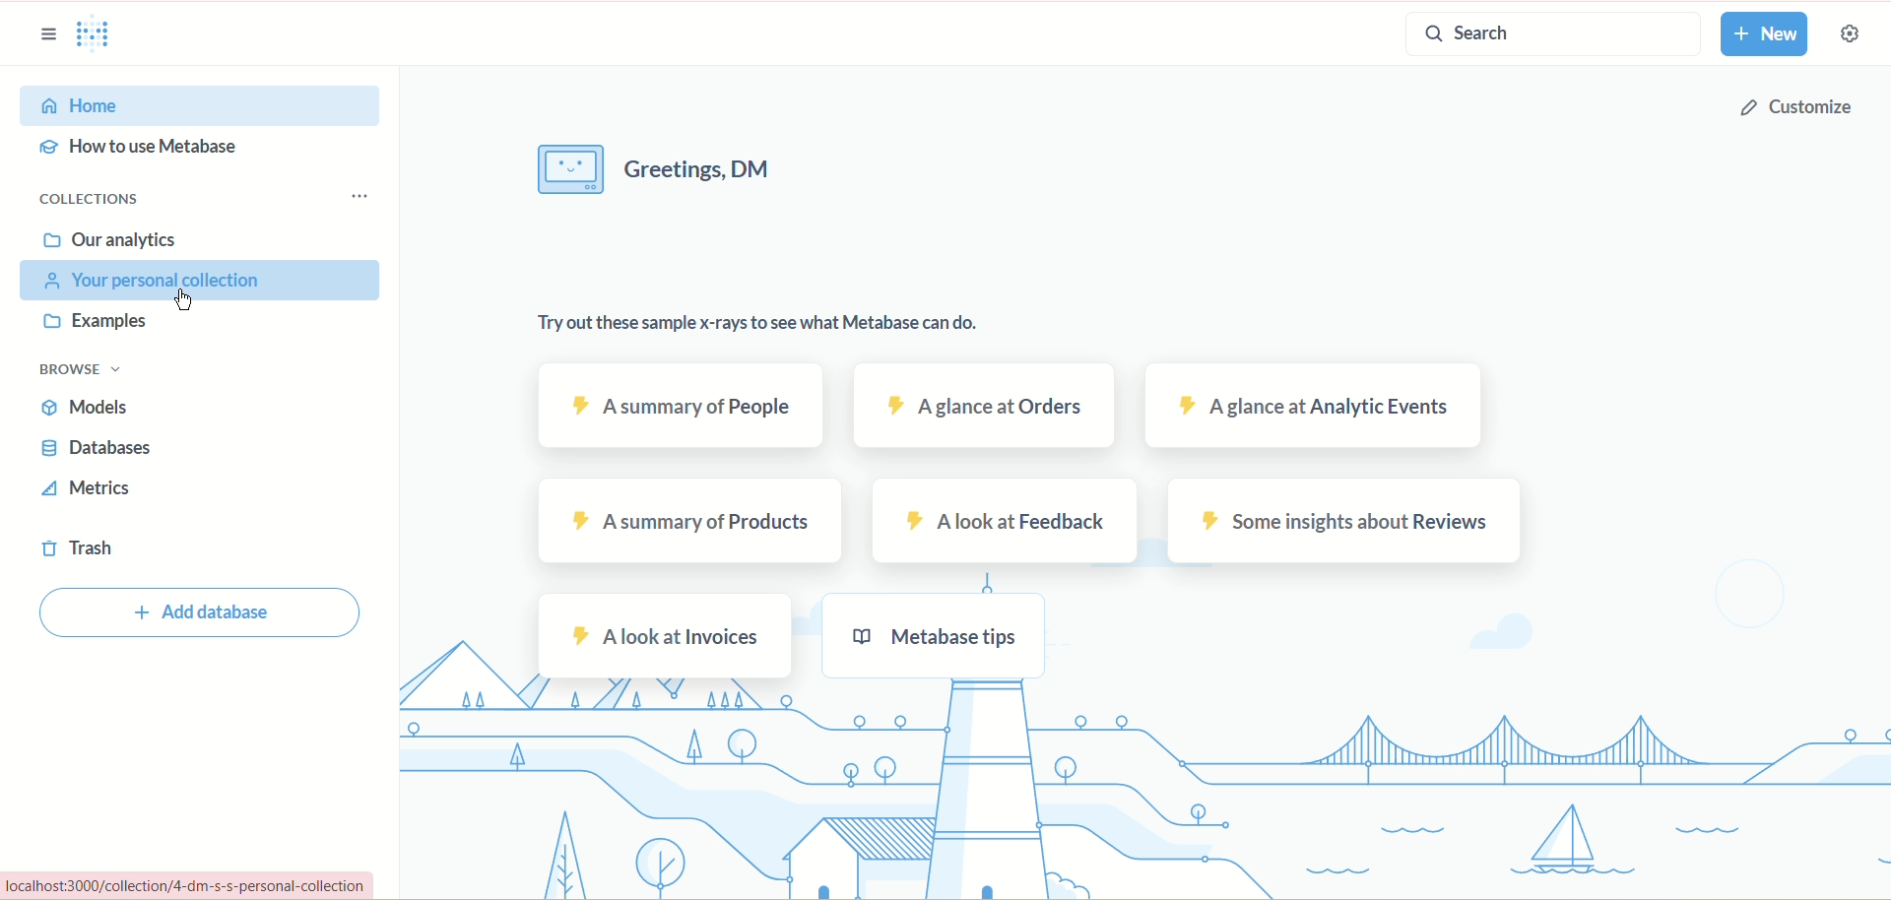 The width and height of the screenshot is (1891, 900). I want to click on examples, so click(99, 320).